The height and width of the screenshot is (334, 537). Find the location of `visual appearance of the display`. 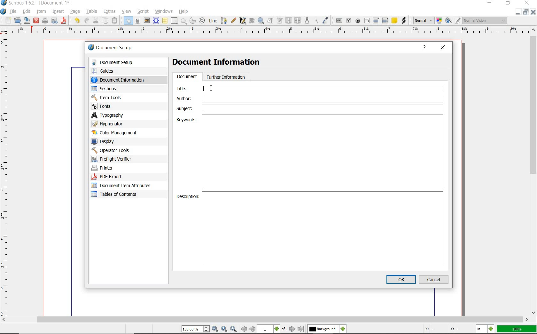

visual appearance of the display is located at coordinates (485, 20).